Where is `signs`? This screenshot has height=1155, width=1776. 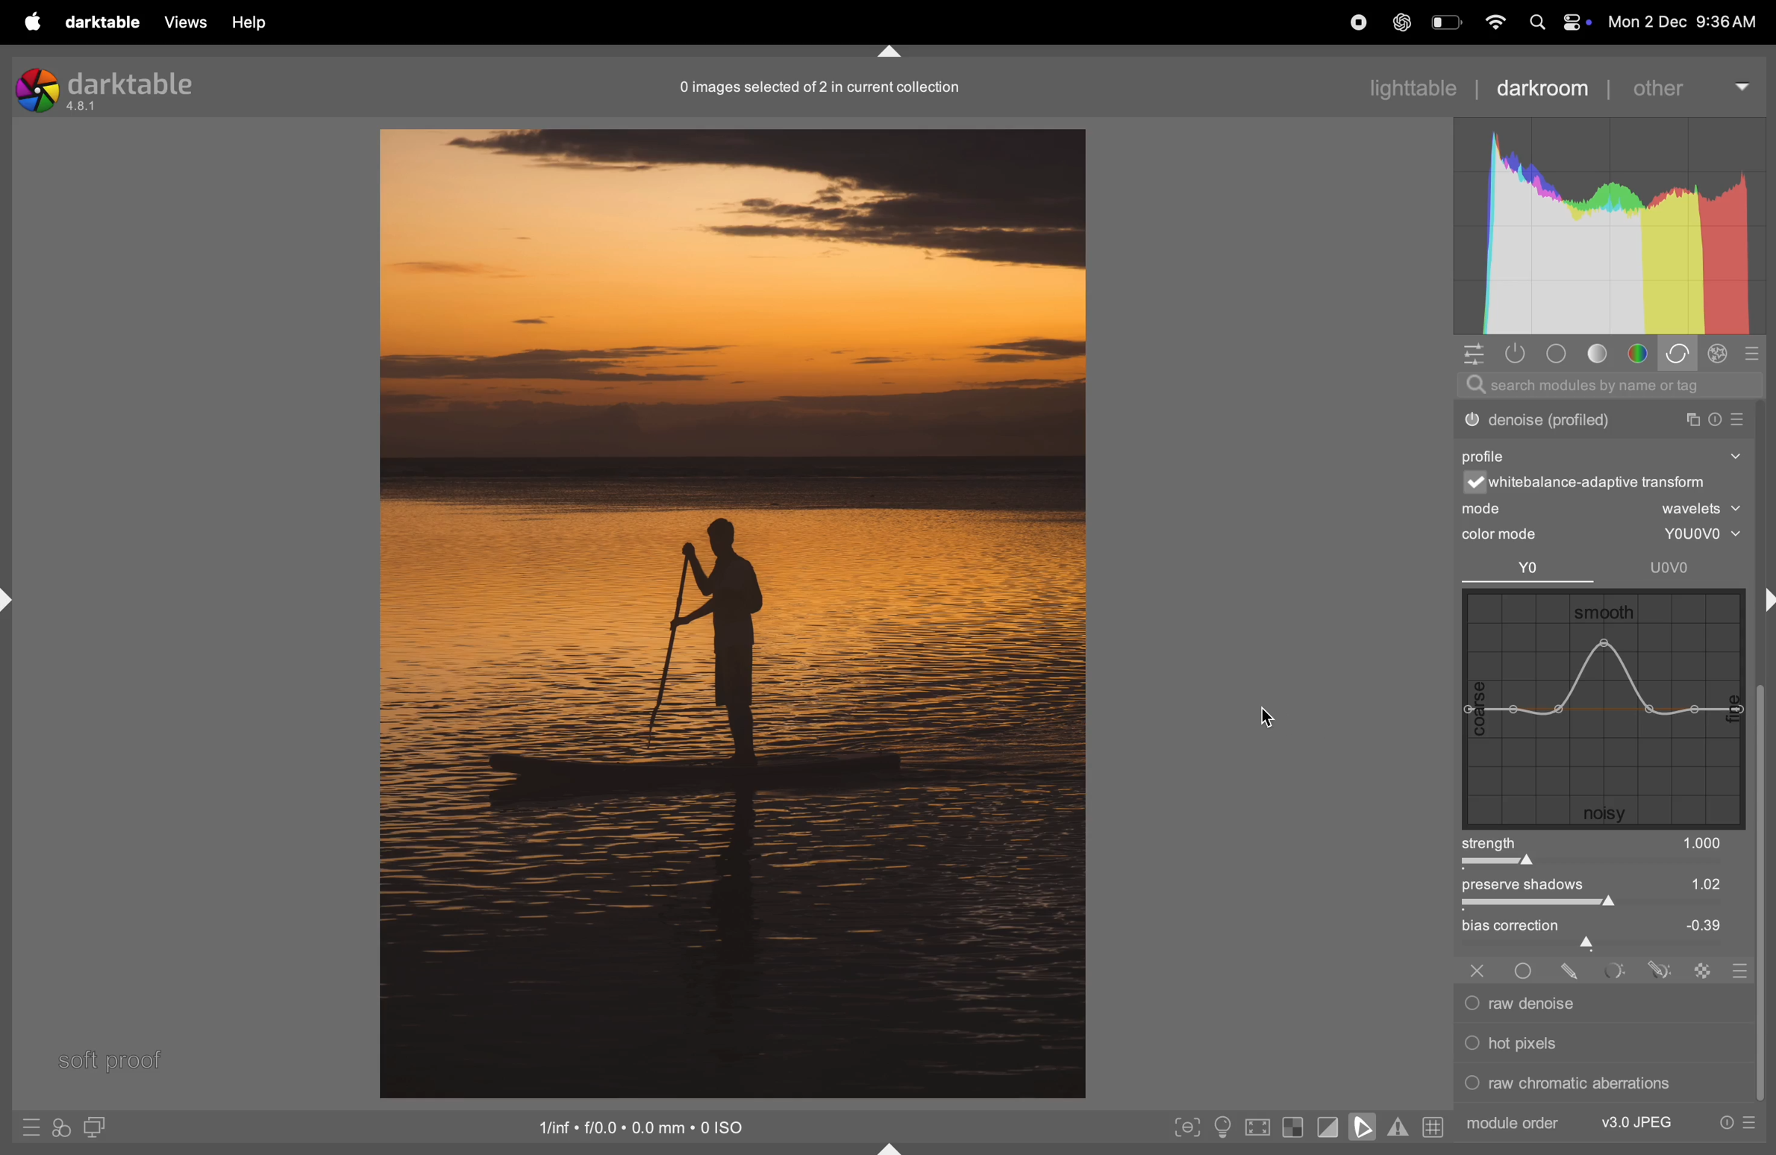
signs is located at coordinates (1736, 973).